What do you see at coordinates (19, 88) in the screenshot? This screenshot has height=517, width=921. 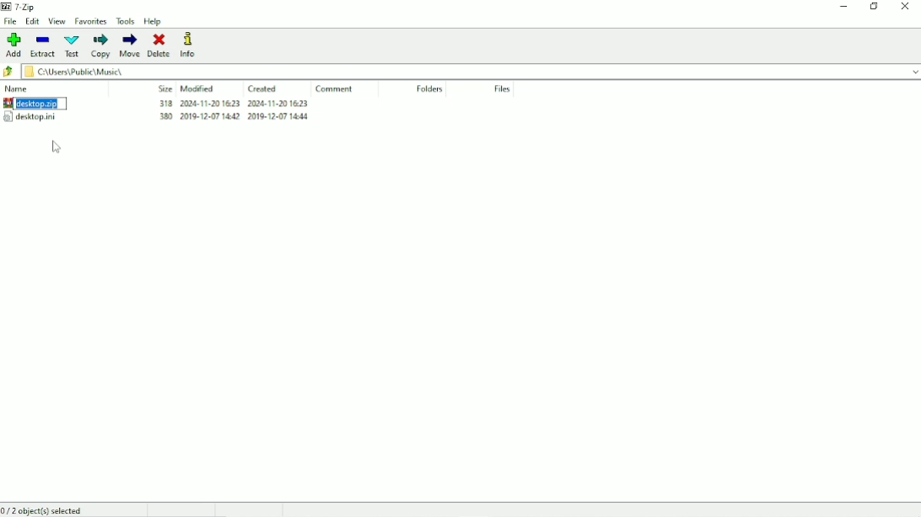 I see `Name` at bounding box center [19, 88].